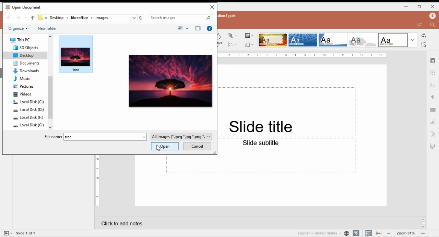  Describe the element at coordinates (346, 233) in the screenshot. I see `set slide language` at that location.